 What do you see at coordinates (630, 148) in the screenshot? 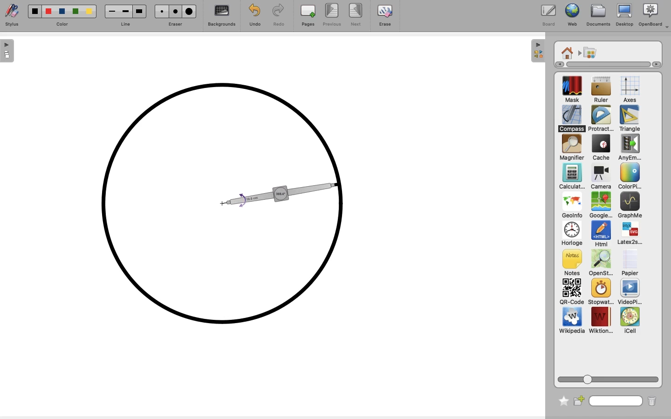
I see `Any` at bounding box center [630, 148].